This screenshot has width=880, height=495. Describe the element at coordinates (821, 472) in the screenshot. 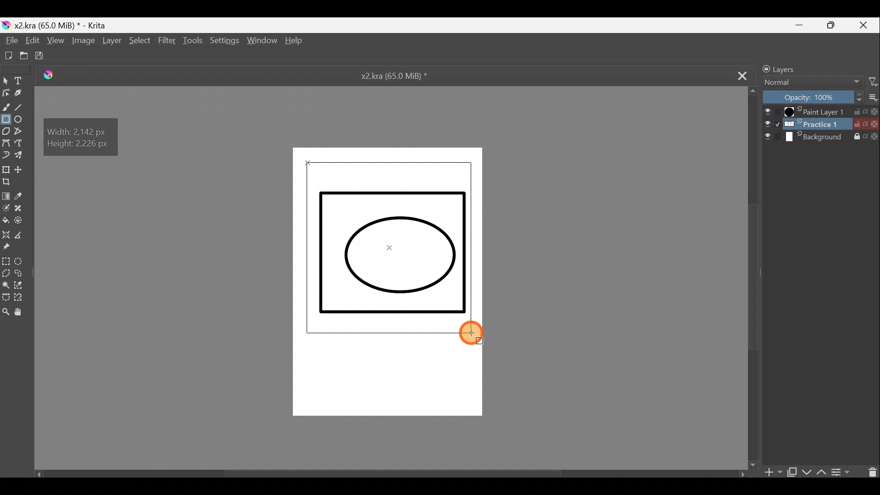

I see `Move layer/mask up` at that location.